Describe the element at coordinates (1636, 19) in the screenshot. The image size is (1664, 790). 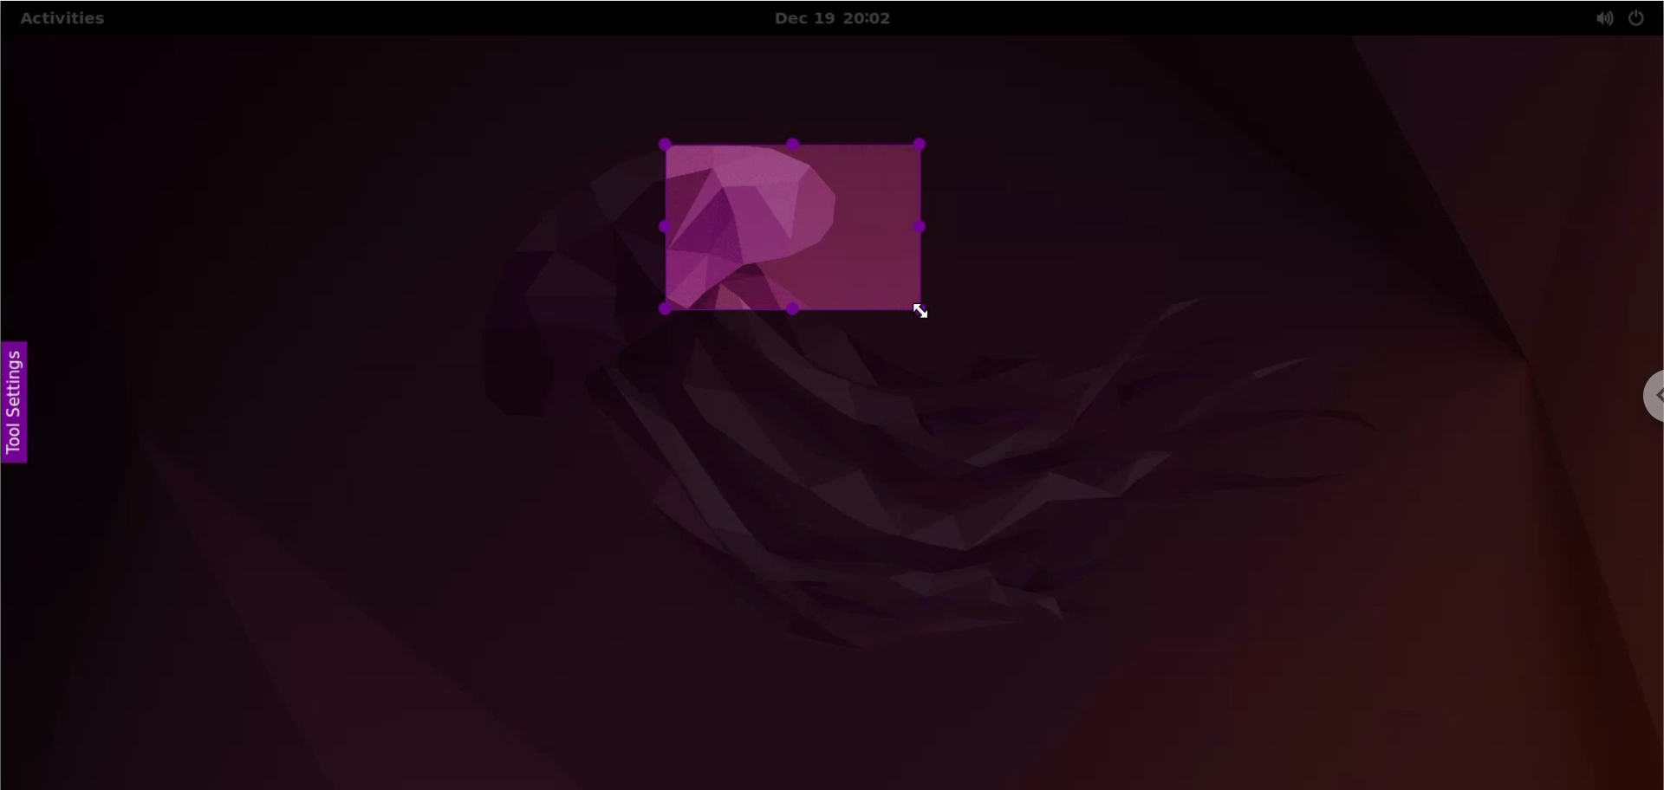
I see `power settings` at that location.